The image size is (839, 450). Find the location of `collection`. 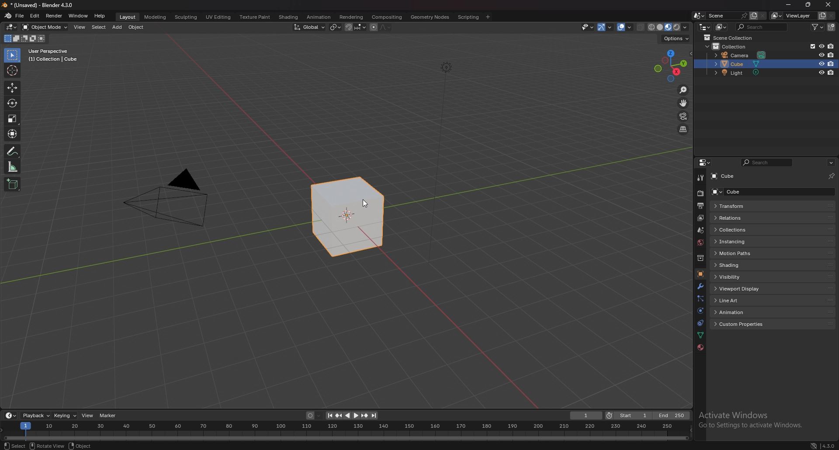

collection is located at coordinates (727, 46).